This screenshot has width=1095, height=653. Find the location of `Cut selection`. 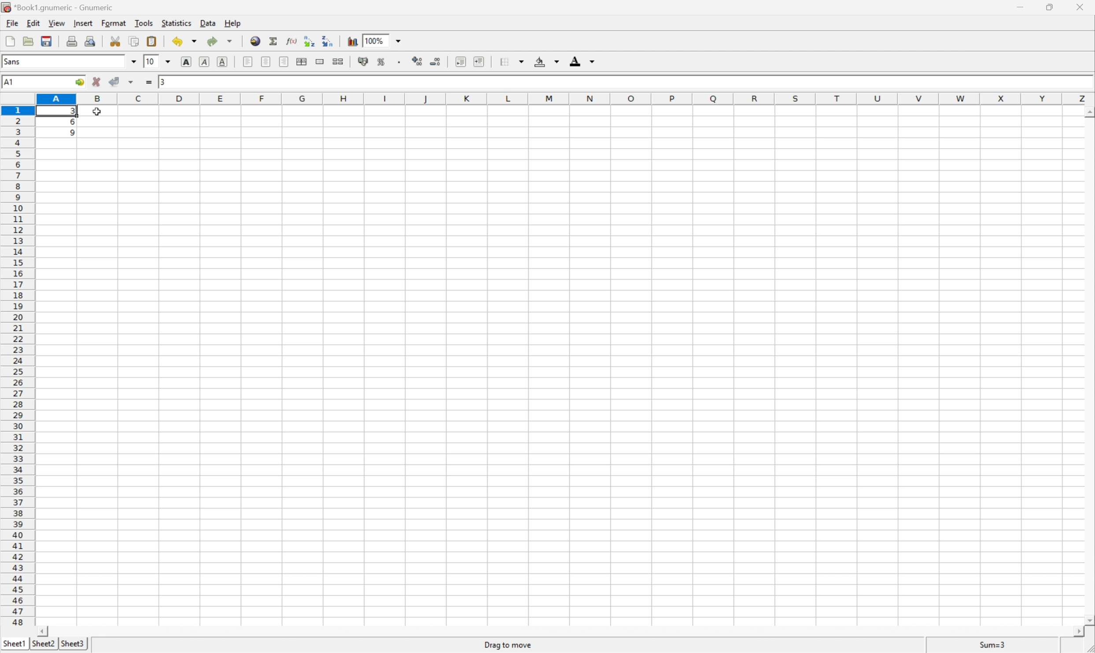

Cut selection is located at coordinates (115, 41).